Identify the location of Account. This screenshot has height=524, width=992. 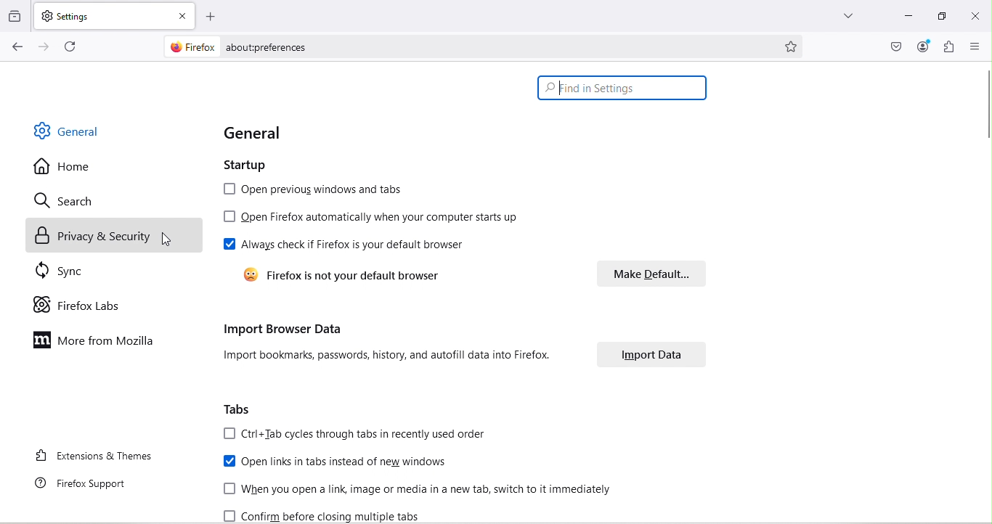
(924, 47).